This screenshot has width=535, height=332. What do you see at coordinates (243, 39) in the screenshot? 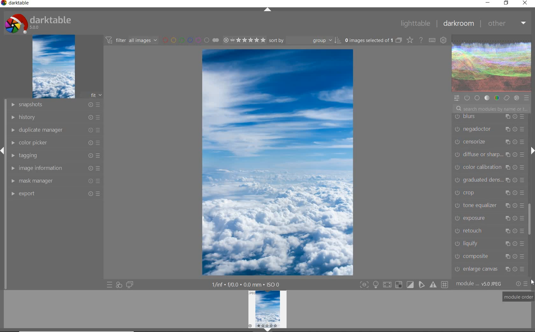
I see `SELECTED IMAGE RANGE RATING` at bounding box center [243, 39].